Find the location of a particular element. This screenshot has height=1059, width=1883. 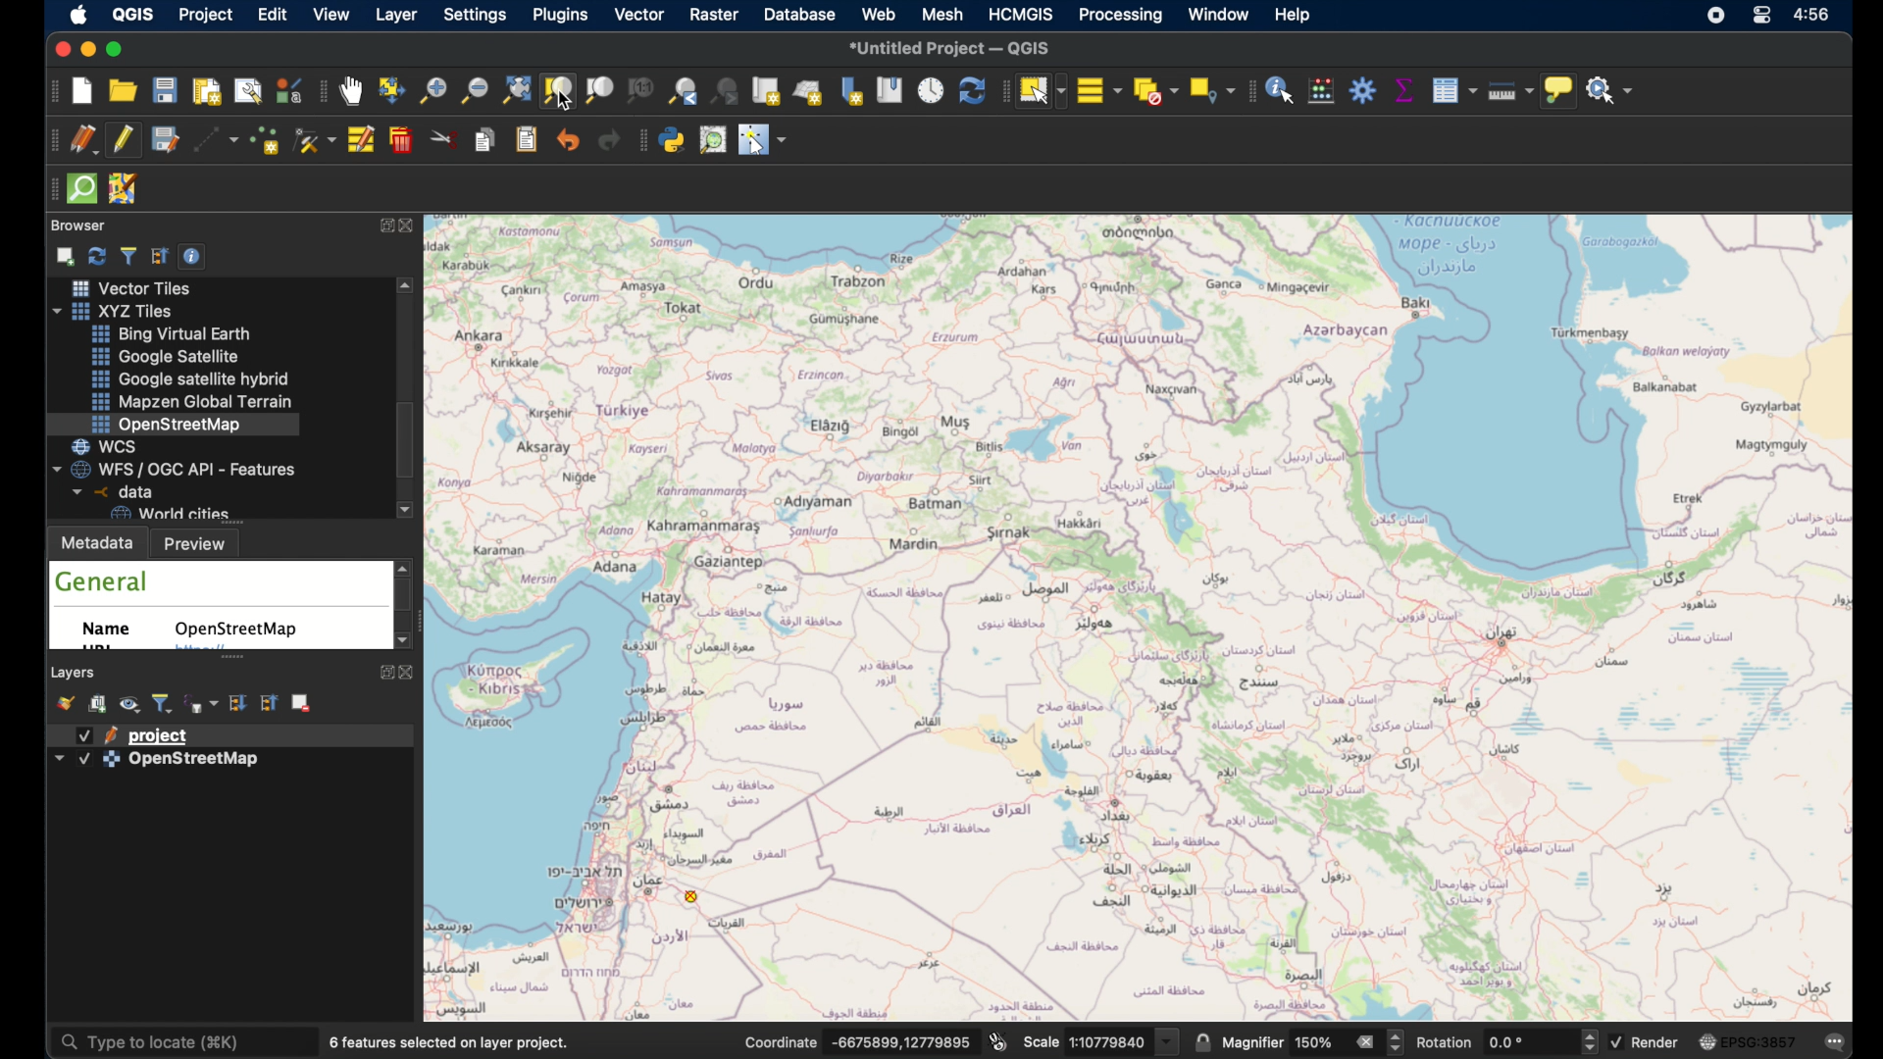

edit is located at coordinates (275, 15).